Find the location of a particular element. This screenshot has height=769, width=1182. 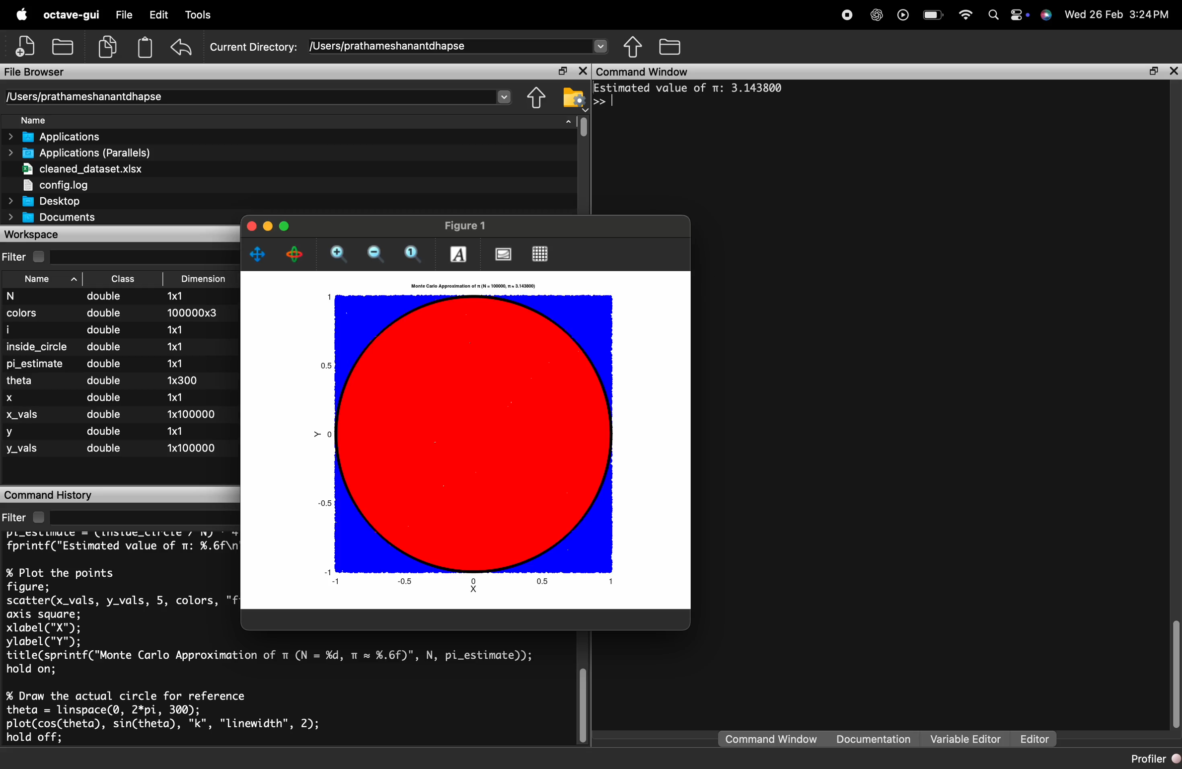

Close is located at coordinates (251, 227).